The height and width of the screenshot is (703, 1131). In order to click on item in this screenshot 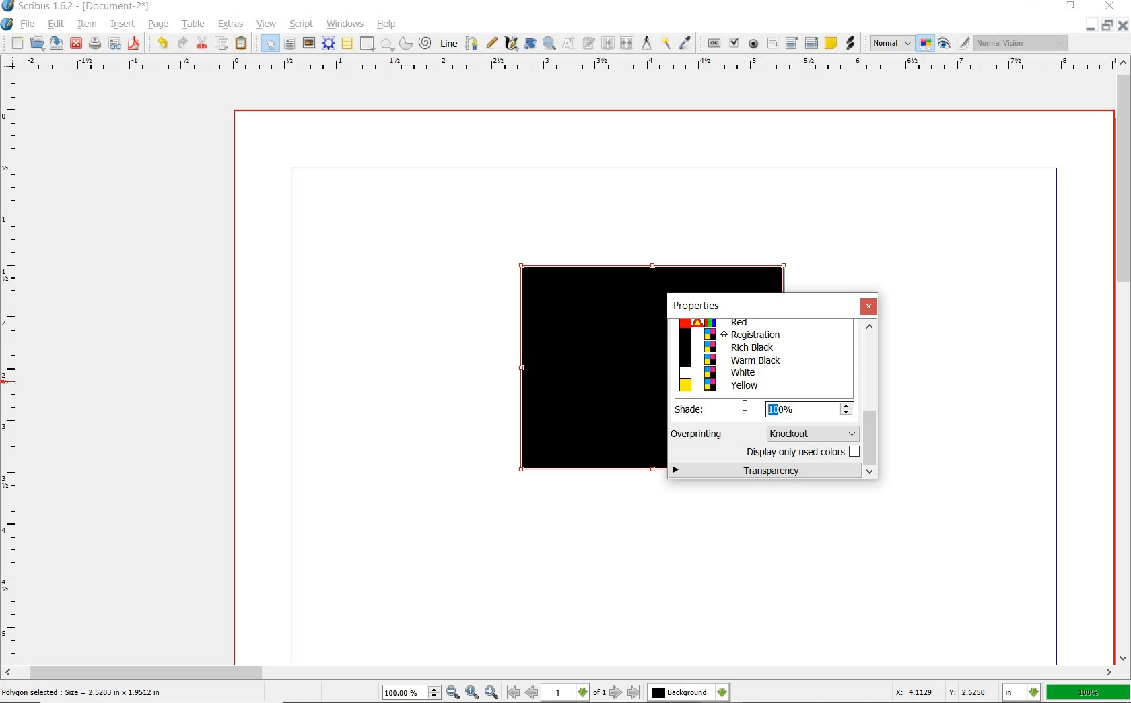, I will do `click(88, 24)`.